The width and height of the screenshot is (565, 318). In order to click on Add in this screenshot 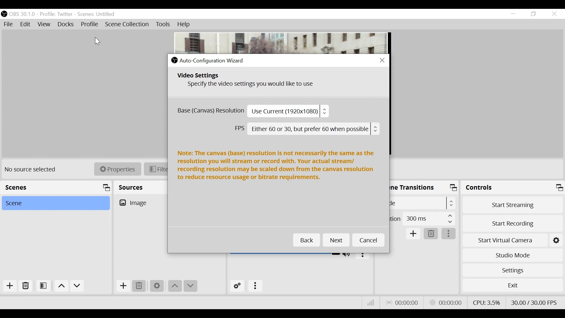, I will do `click(8, 286)`.